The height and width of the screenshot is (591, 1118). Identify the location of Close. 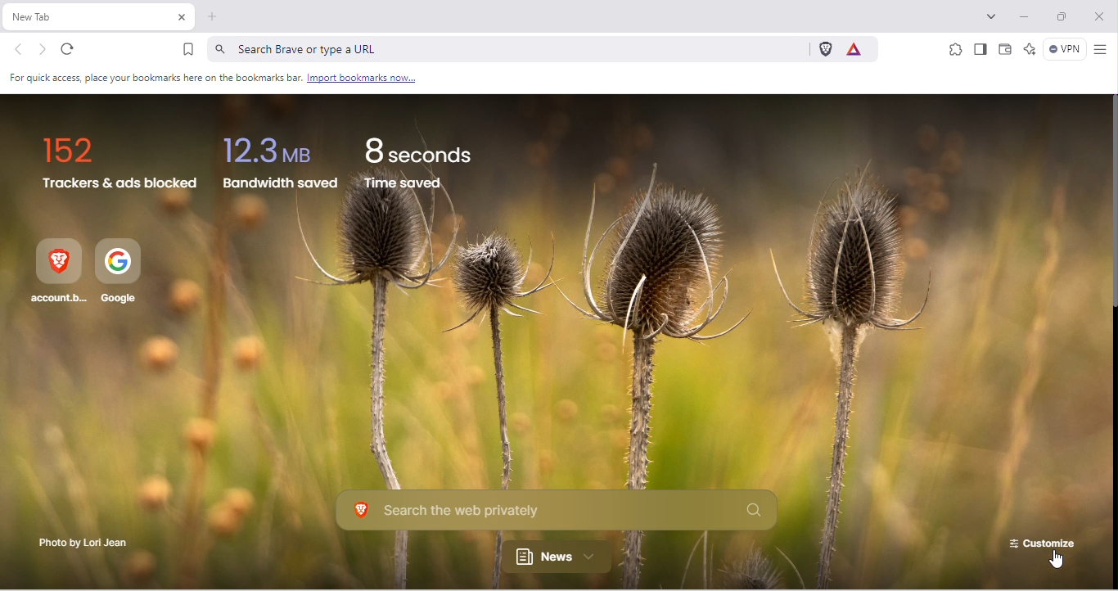
(1101, 16).